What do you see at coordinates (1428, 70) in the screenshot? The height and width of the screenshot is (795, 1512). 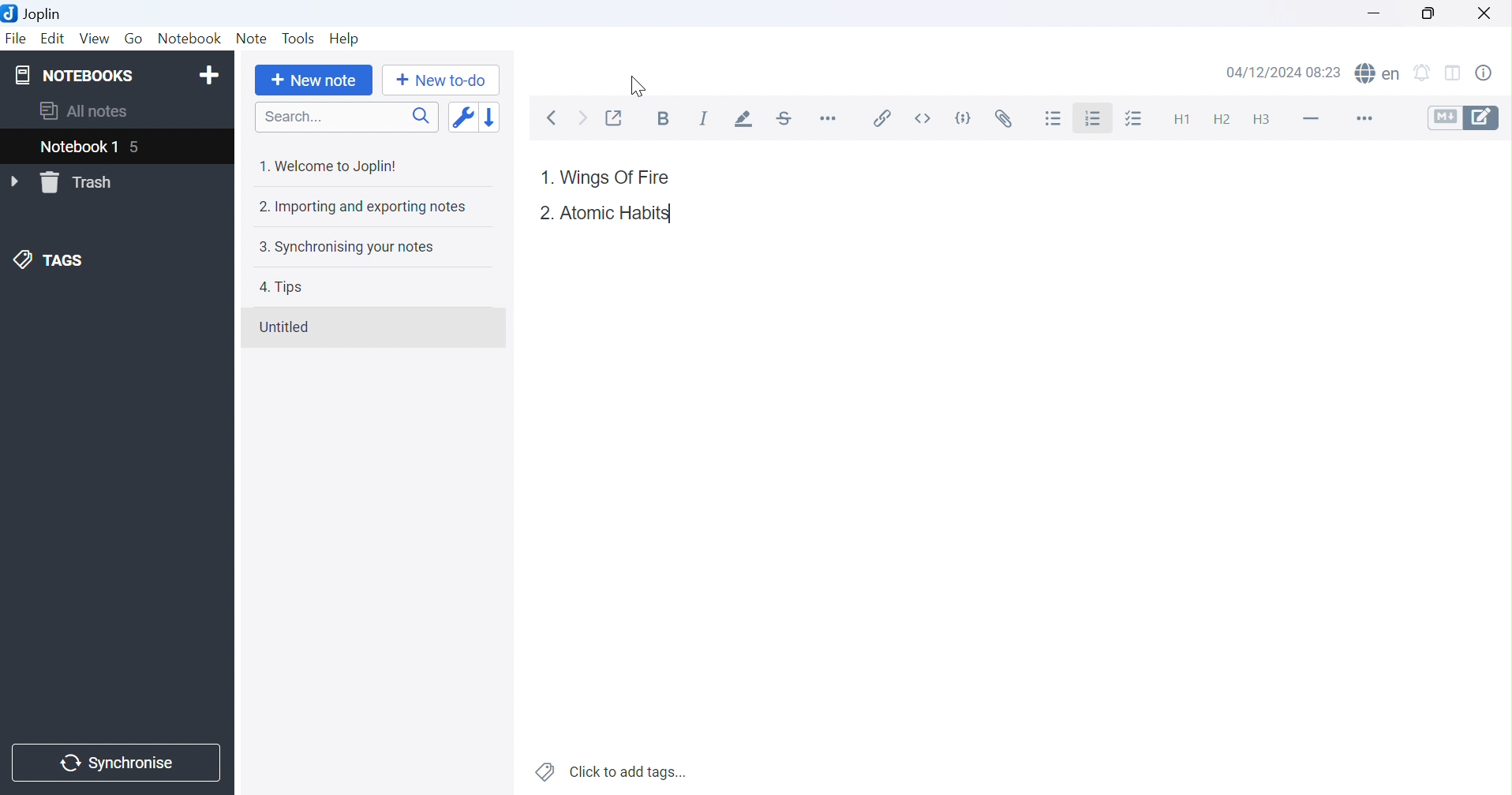 I see `Set alarm` at bounding box center [1428, 70].